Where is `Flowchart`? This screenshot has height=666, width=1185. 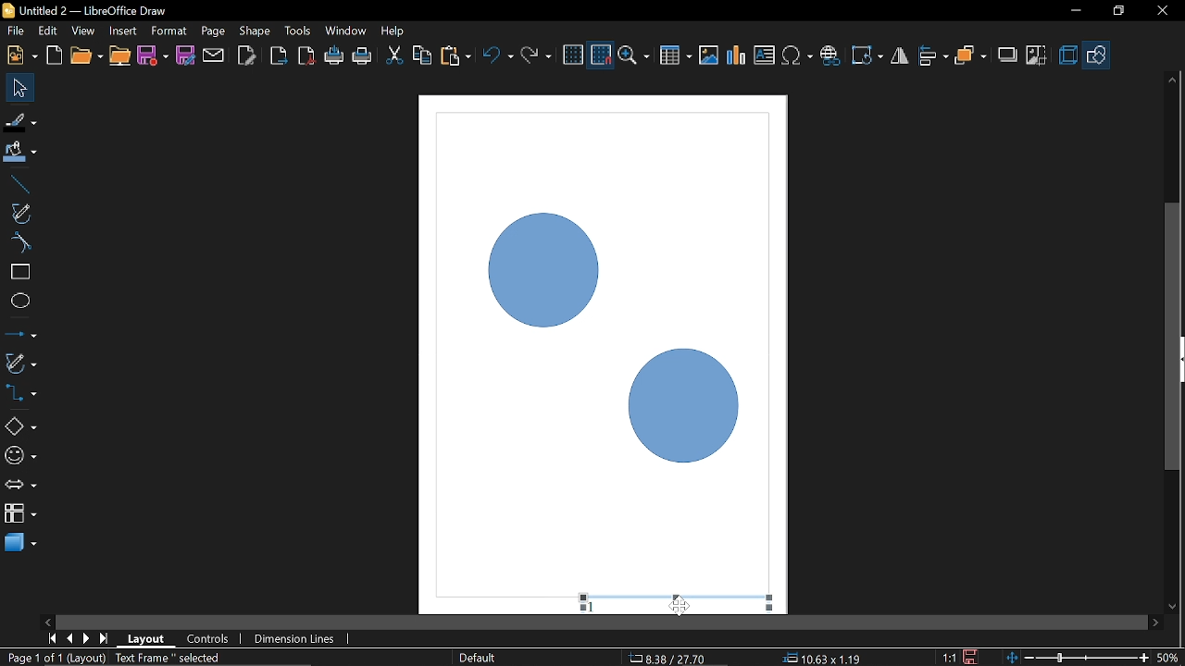
Flowchart is located at coordinates (20, 511).